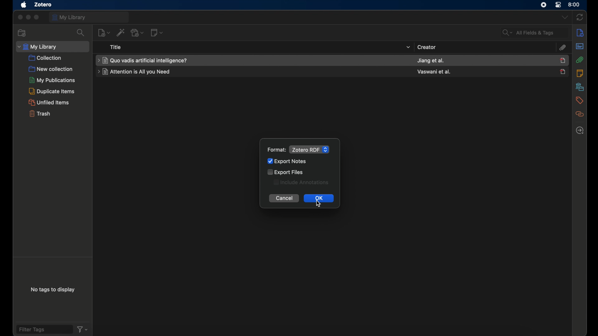 The image size is (598, 336). I want to click on creator name, so click(434, 72).